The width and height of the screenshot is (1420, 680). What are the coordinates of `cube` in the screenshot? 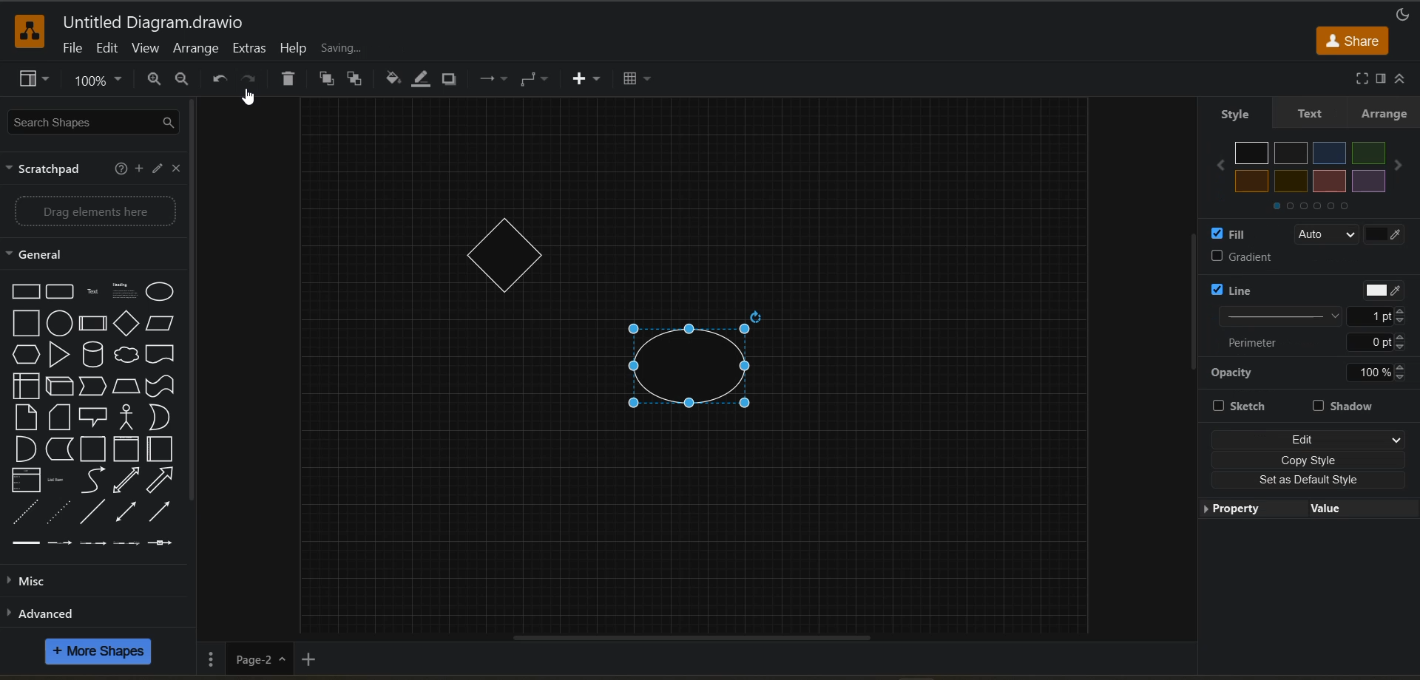 It's located at (60, 387).